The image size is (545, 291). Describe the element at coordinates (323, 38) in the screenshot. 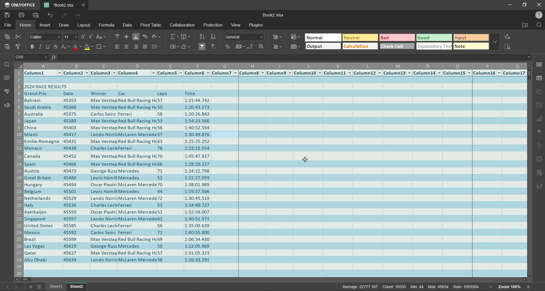

I see `normal` at that location.